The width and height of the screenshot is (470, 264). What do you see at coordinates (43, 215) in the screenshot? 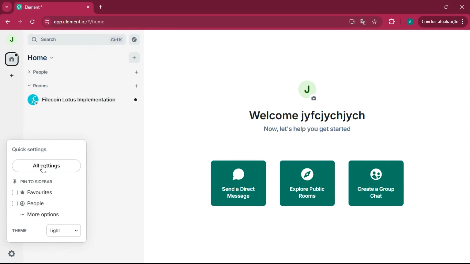
I see `more options` at bounding box center [43, 215].